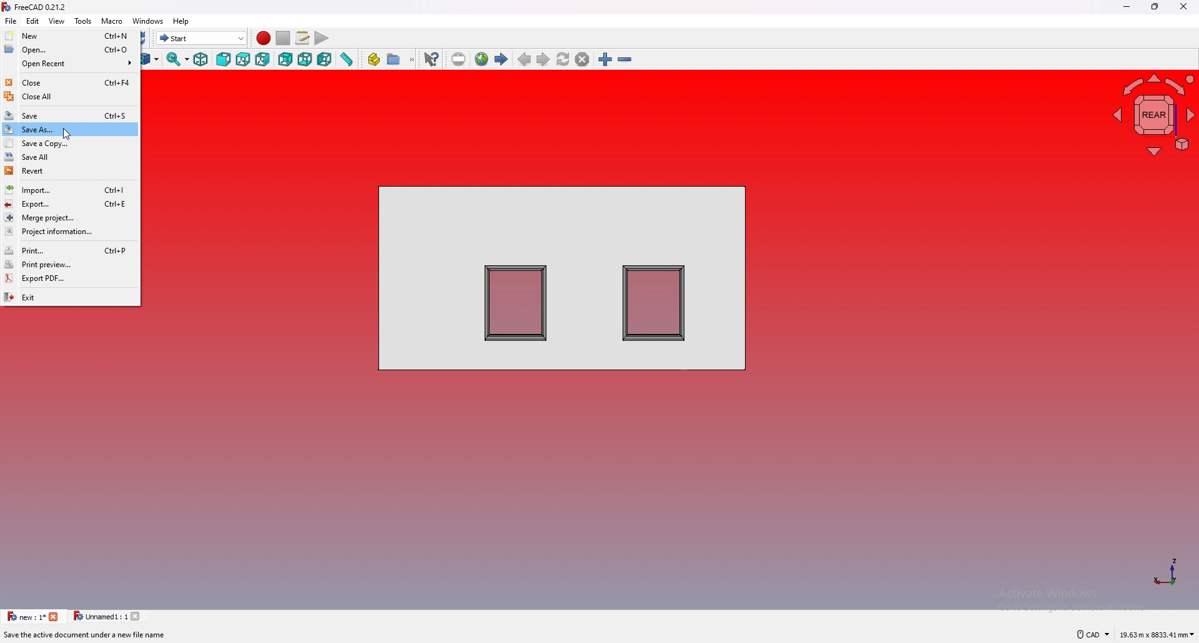  I want to click on back, so click(285, 59).